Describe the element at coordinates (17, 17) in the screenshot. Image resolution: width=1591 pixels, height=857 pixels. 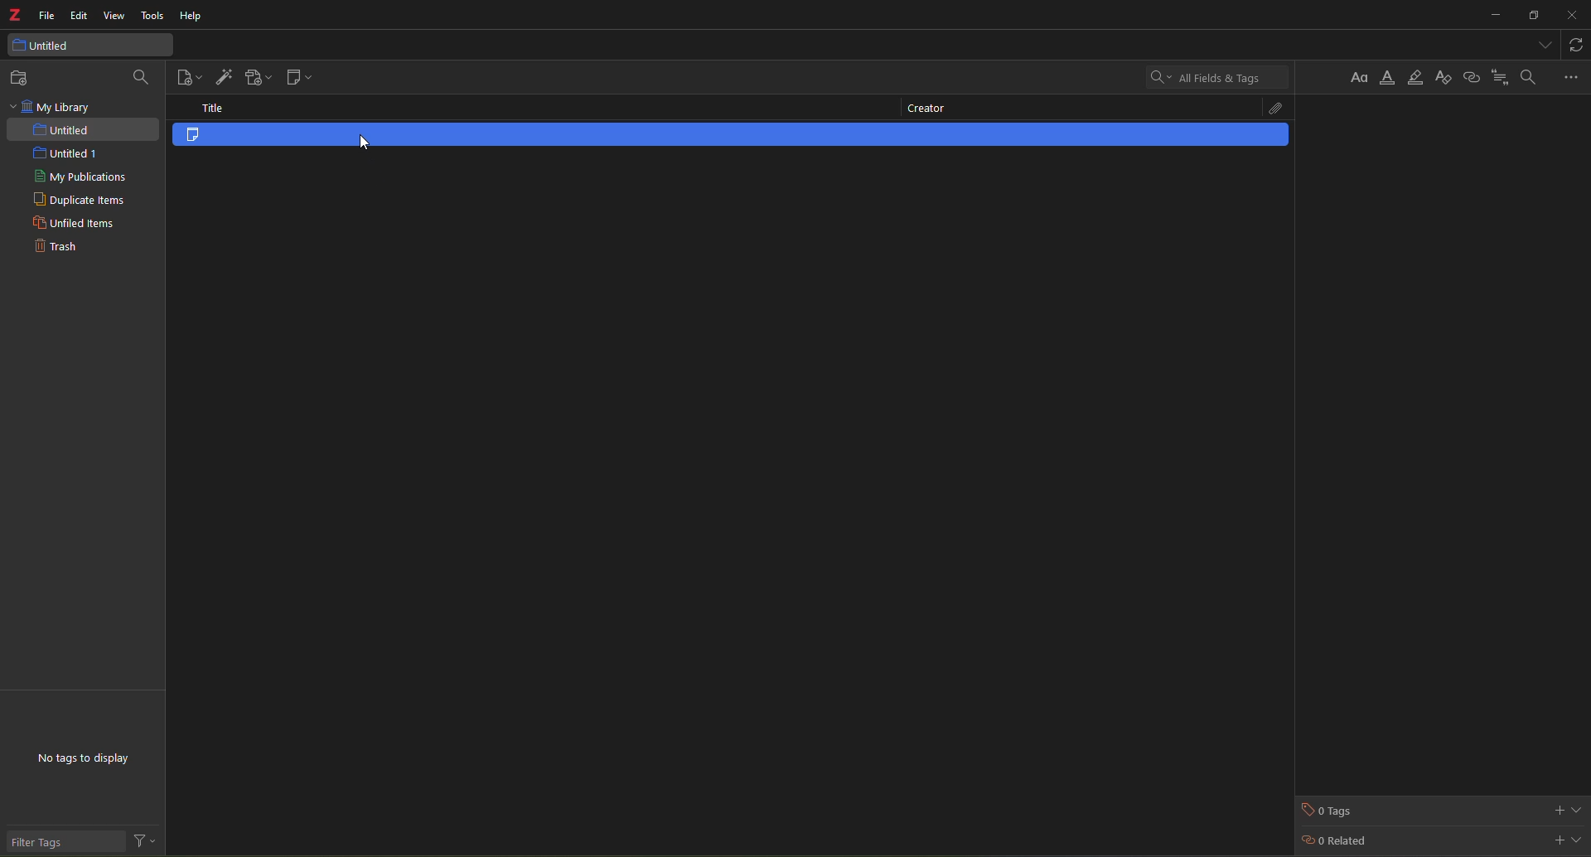
I see `z` at that location.